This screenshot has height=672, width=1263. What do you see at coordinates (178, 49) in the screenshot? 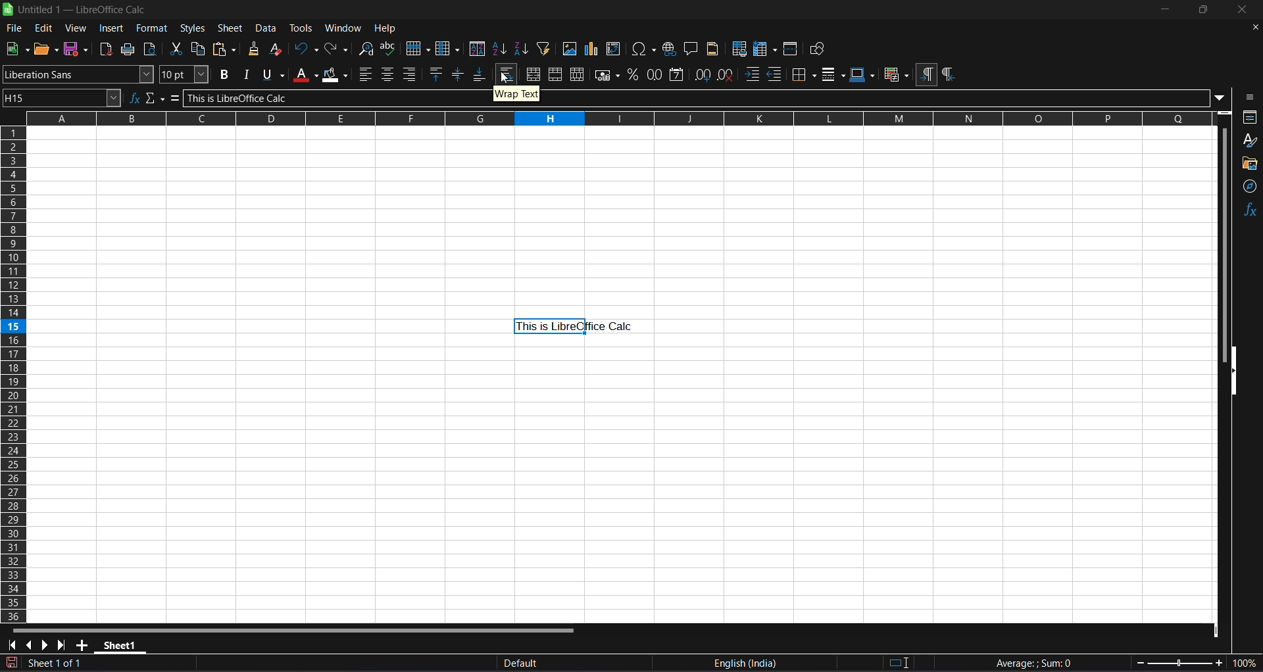
I see `cut` at bounding box center [178, 49].